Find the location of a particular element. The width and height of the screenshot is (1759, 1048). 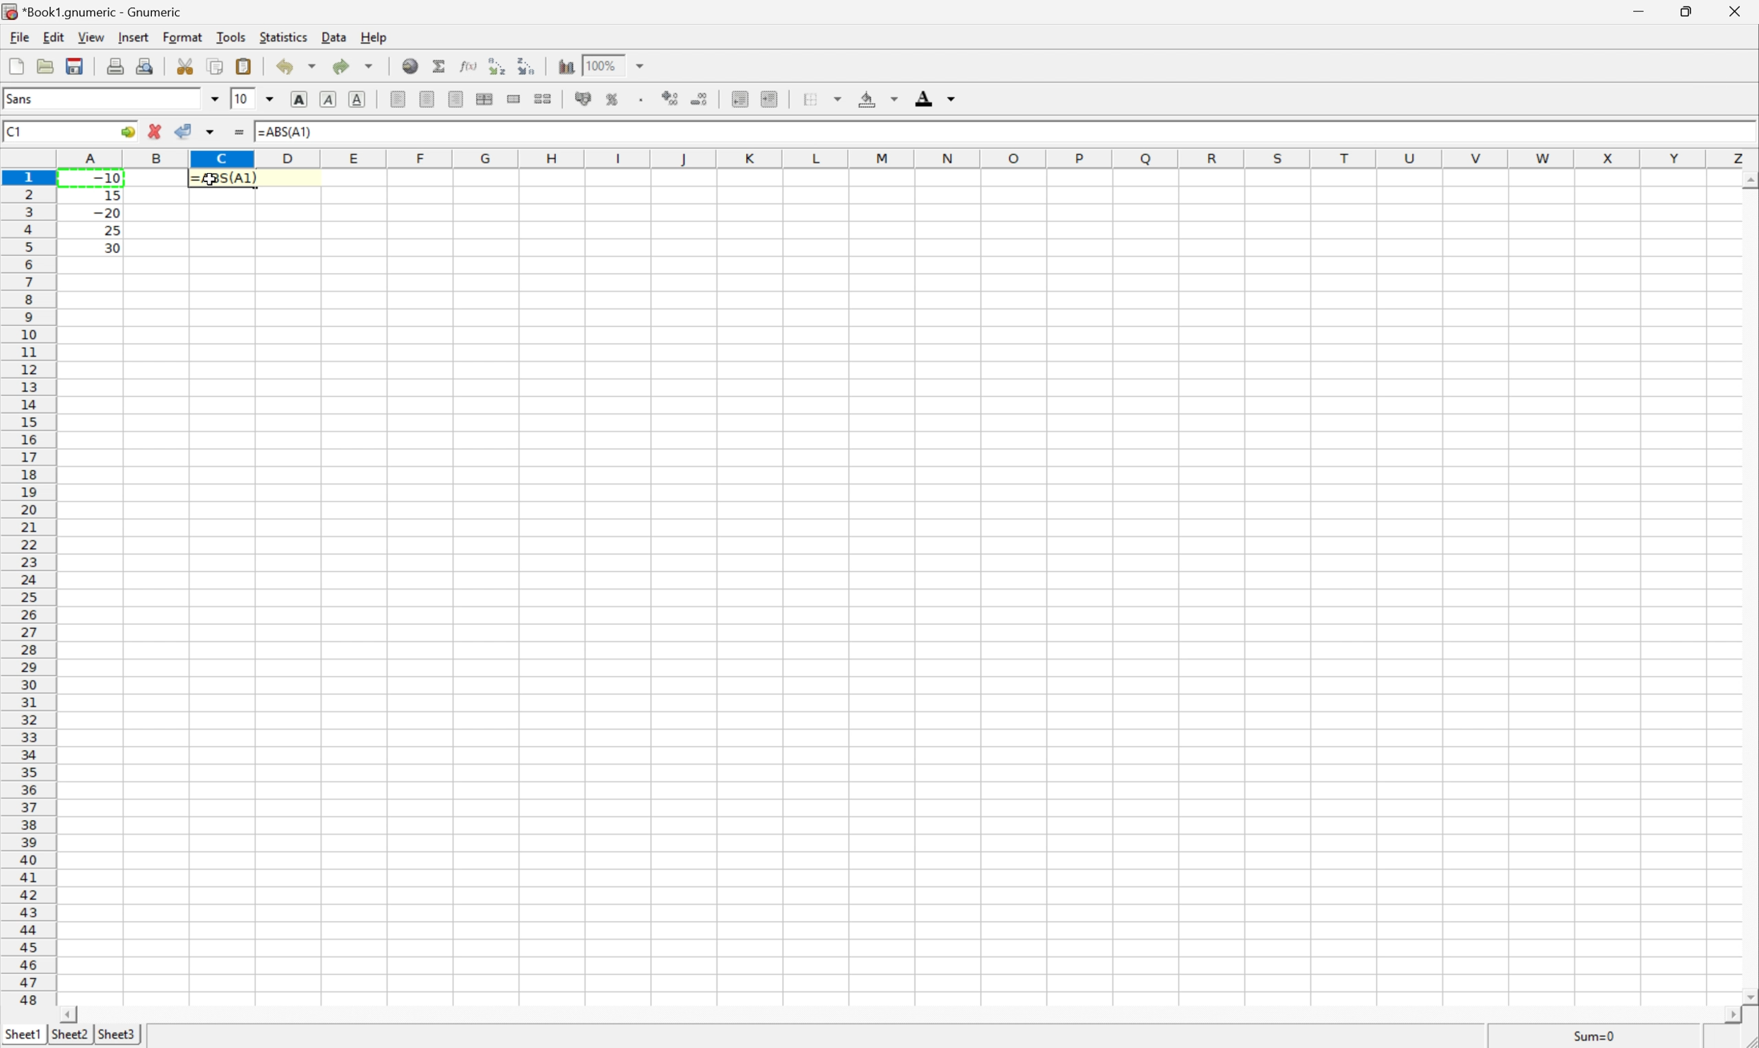

-20 is located at coordinates (107, 213).